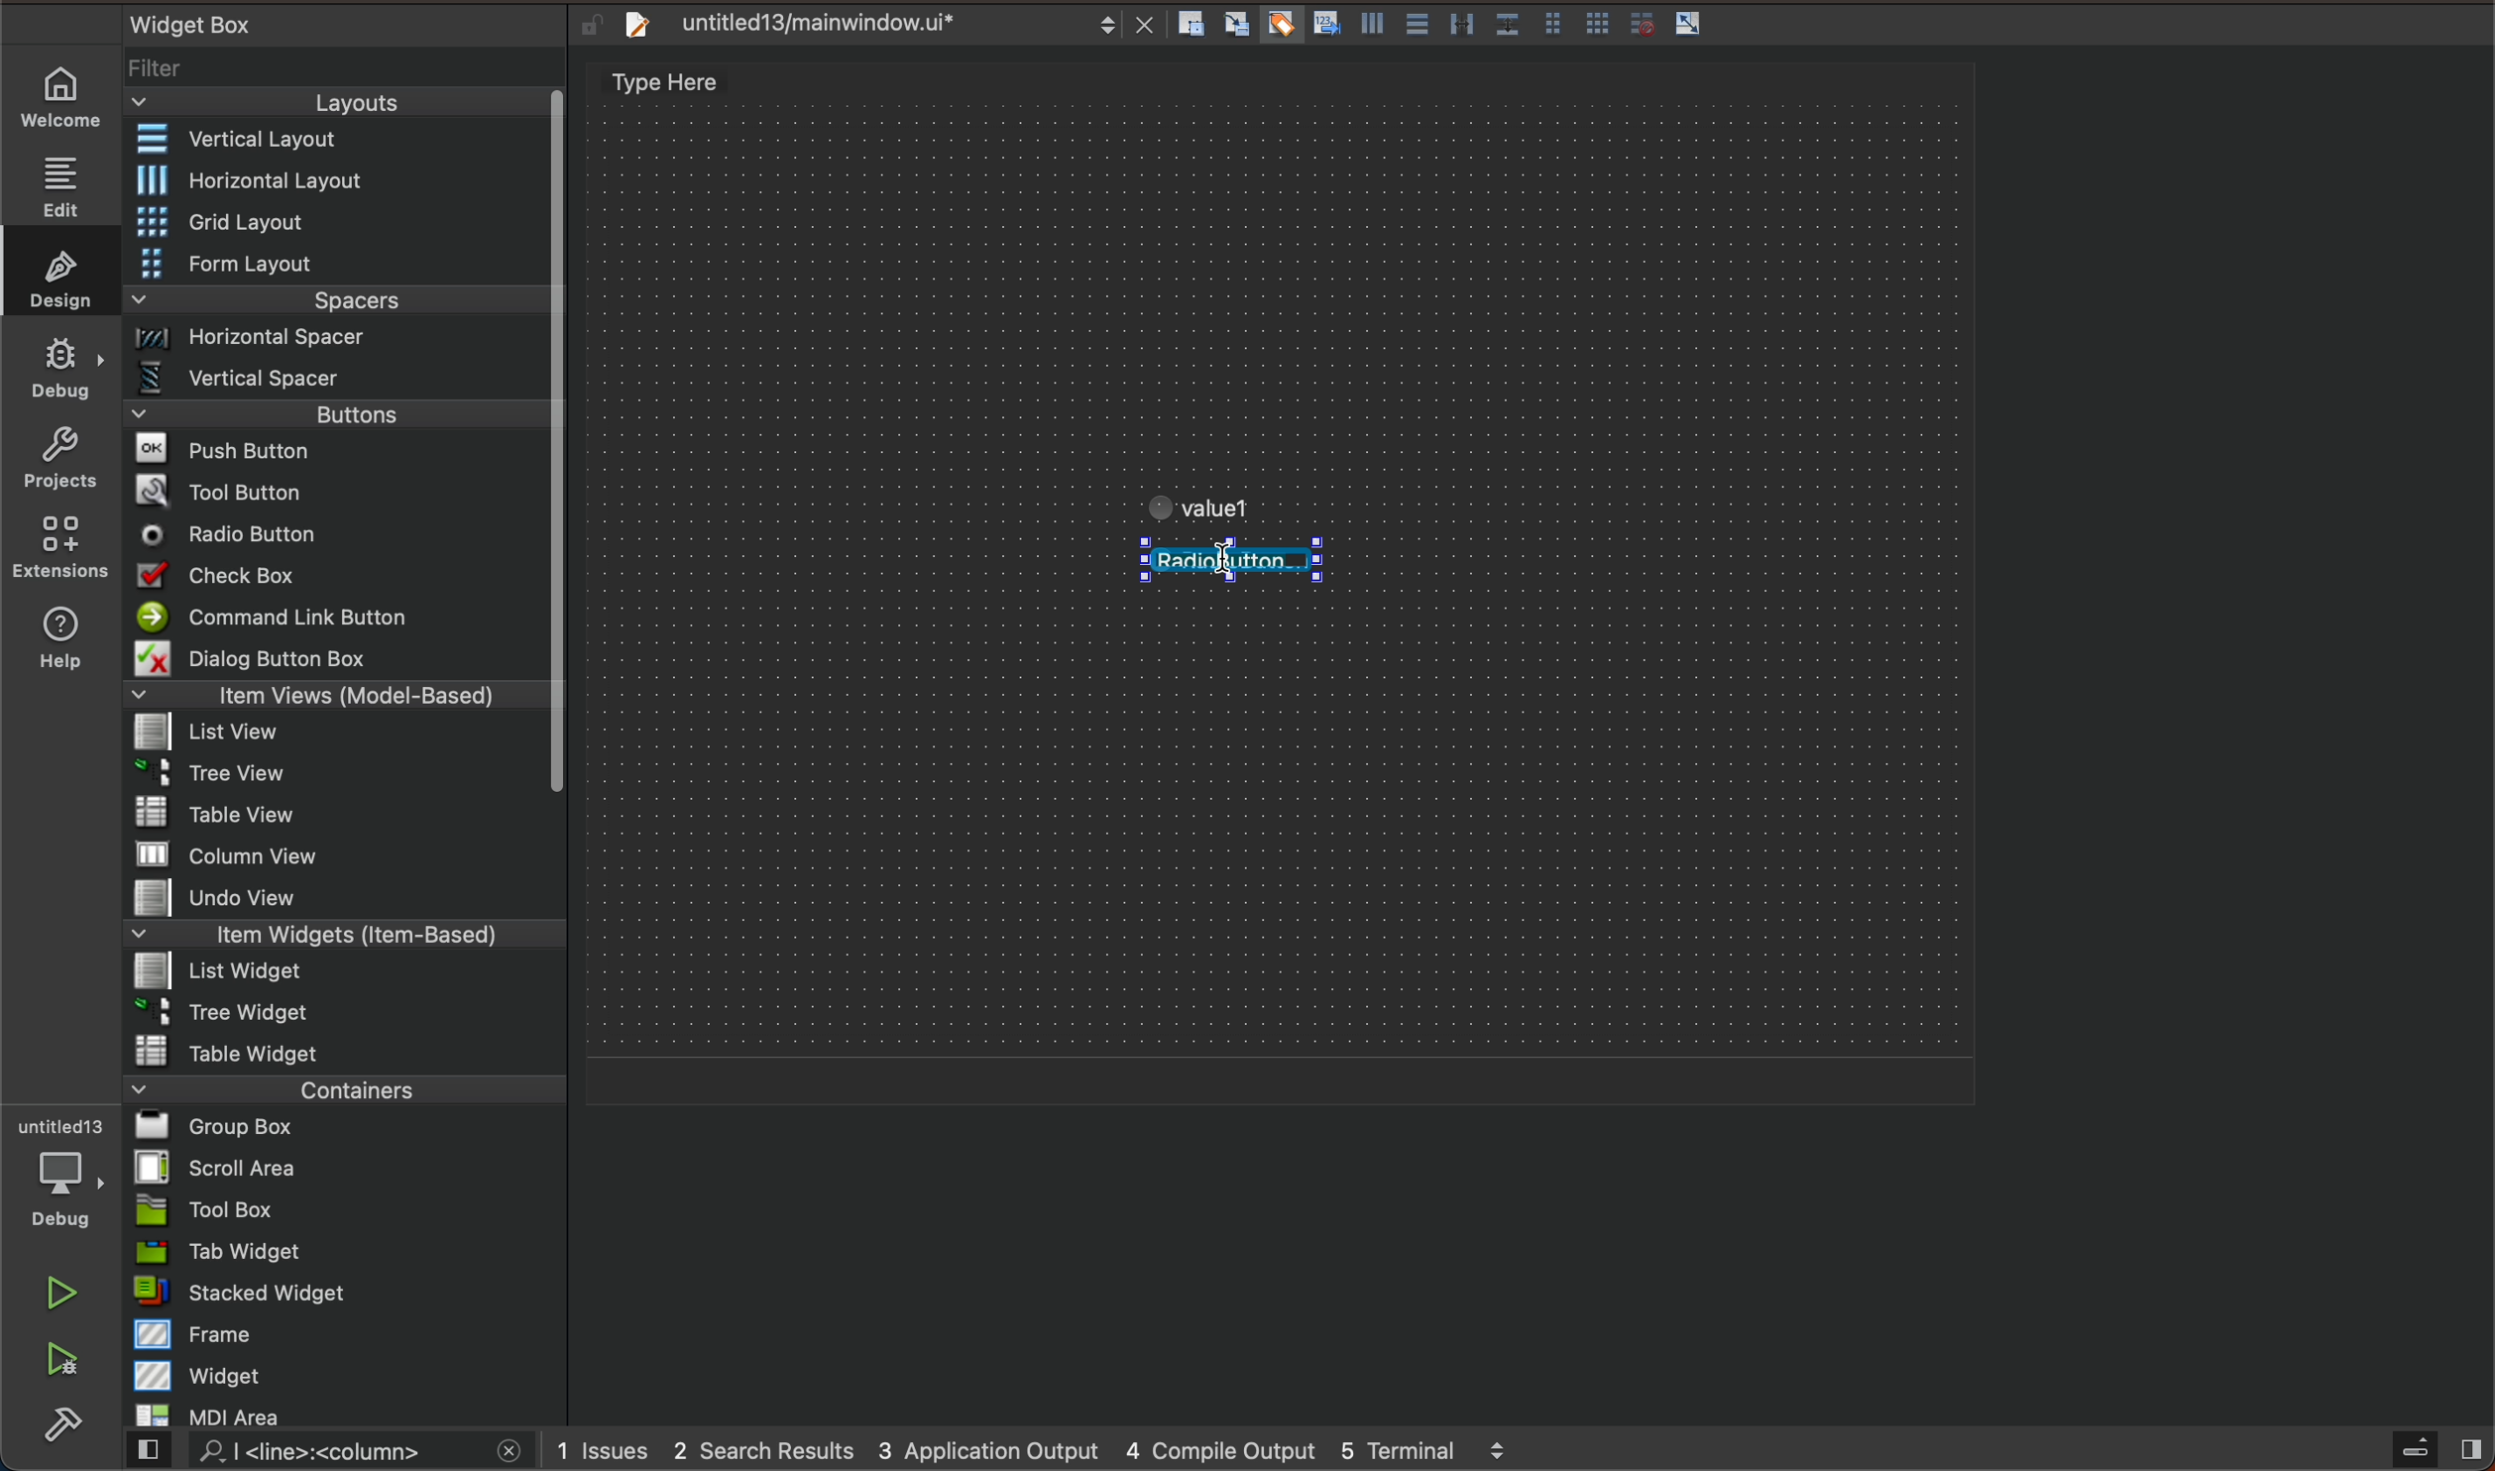 Image resolution: width=2495 pixels, height=1471 pixels. Describe the element at coordinates (687, 85) in the screenshot. I see `type here` at that location.